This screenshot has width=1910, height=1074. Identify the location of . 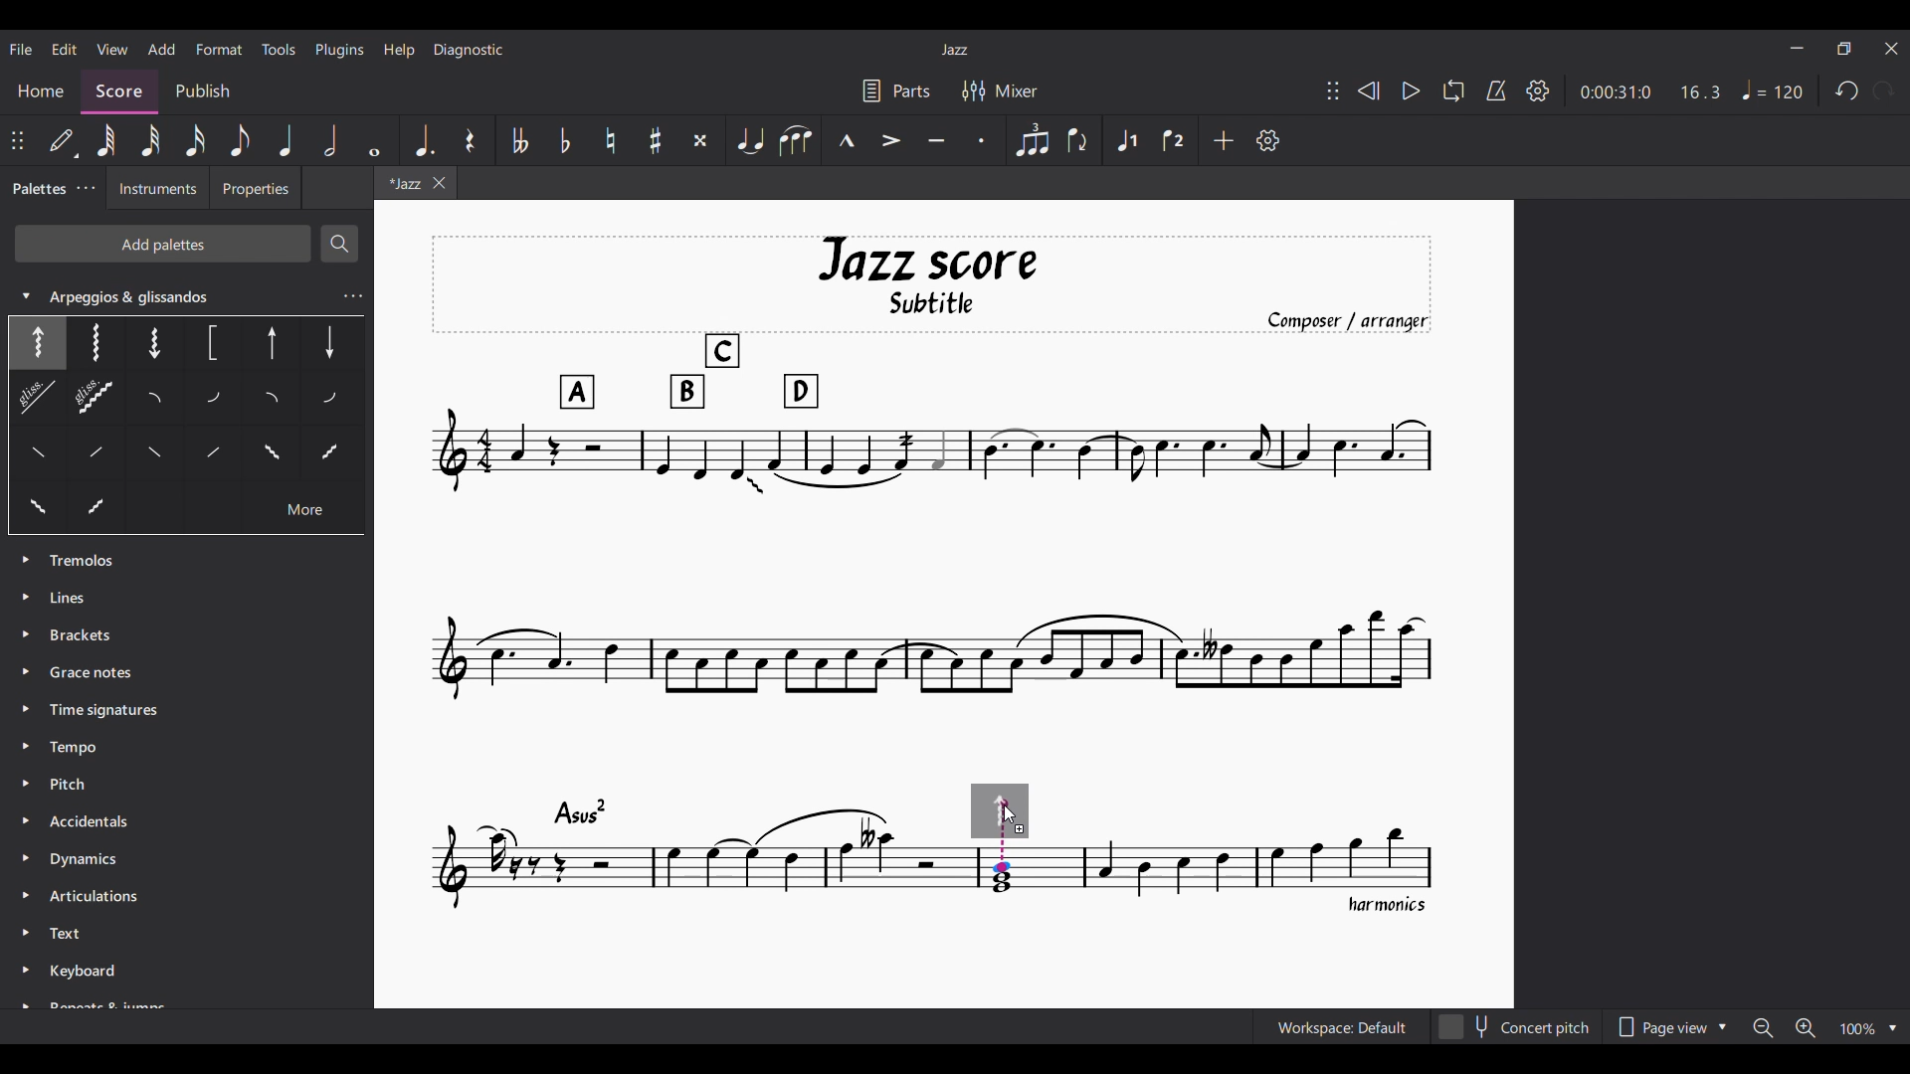
(96, 455).